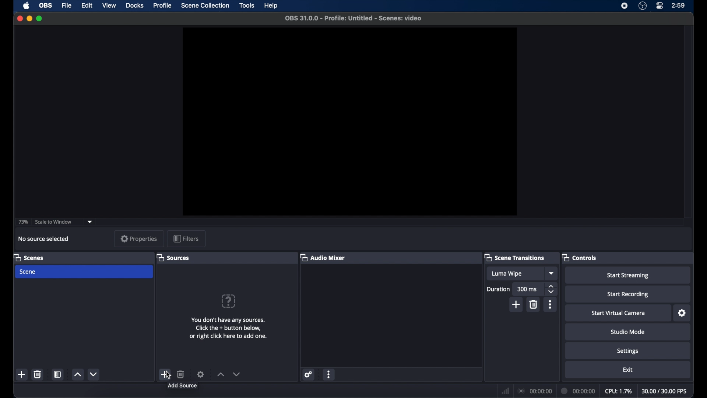 The width and height of the screenshot is (707, 398). Describe the element at coordinates (27, 6) in the screenshot. I see `apple icon` at that location.